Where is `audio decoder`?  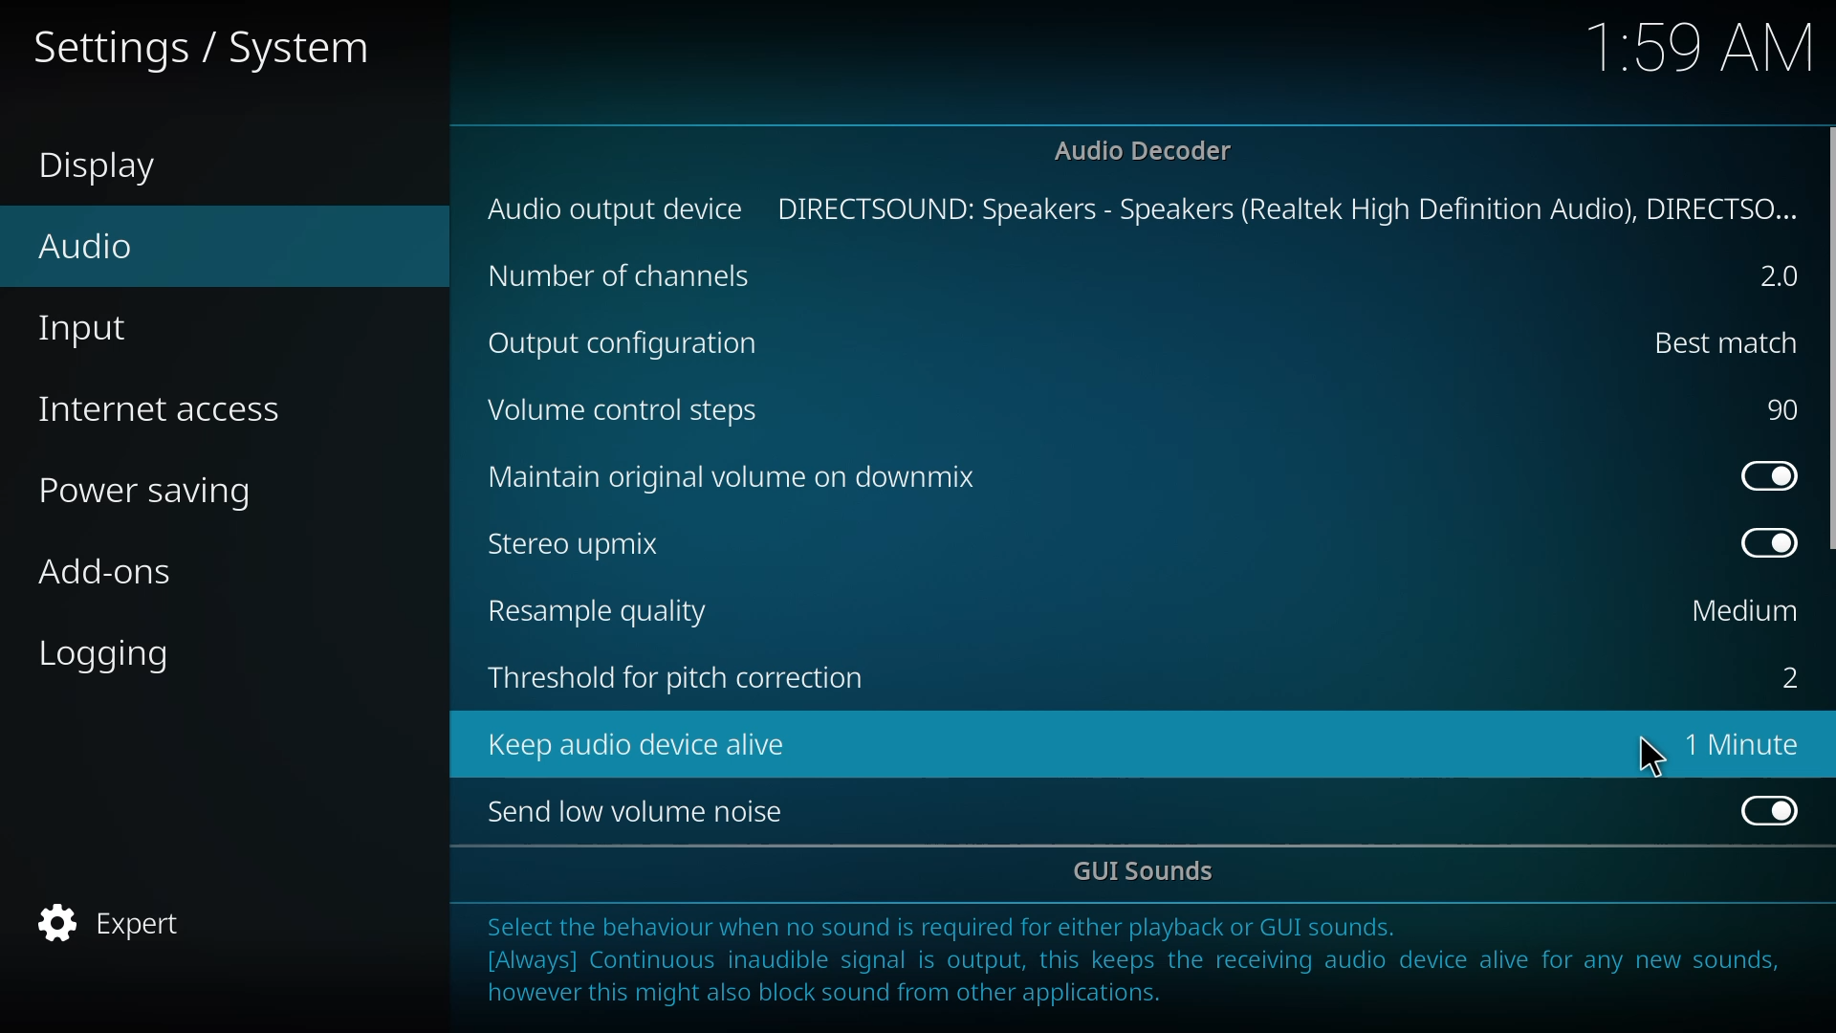 audio decoder is located at coordinates (1144, 150).